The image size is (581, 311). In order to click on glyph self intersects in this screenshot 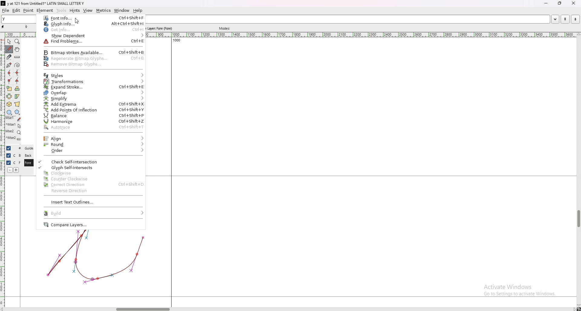, I will do `click(91, 168)`.